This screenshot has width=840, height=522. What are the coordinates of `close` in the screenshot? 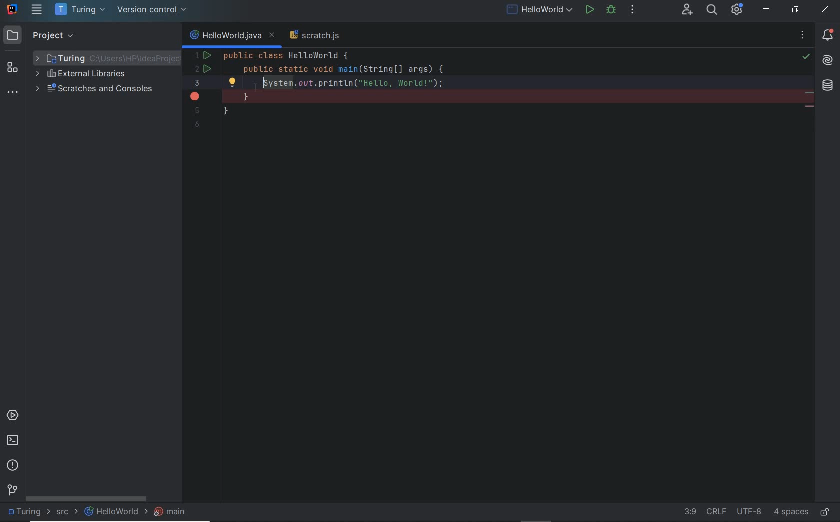 It's located at (825, 10).